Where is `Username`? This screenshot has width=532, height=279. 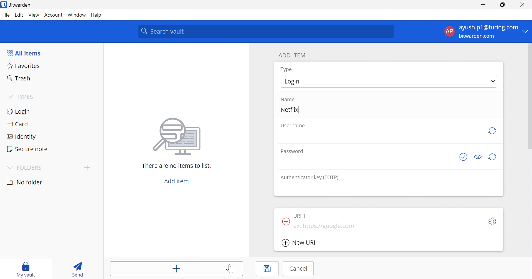 Username is located at coordinates (293, 126).